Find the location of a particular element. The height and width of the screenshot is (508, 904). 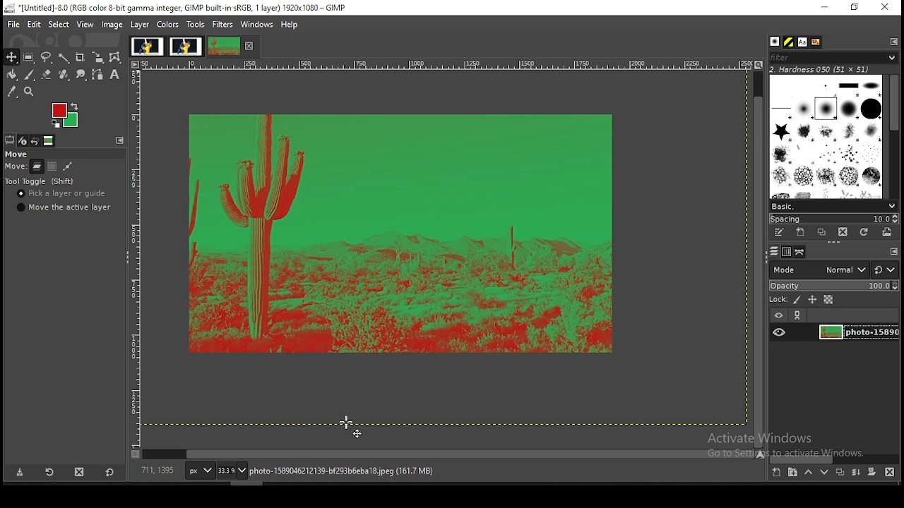

scroll bar is located at coordinates (894, 135).